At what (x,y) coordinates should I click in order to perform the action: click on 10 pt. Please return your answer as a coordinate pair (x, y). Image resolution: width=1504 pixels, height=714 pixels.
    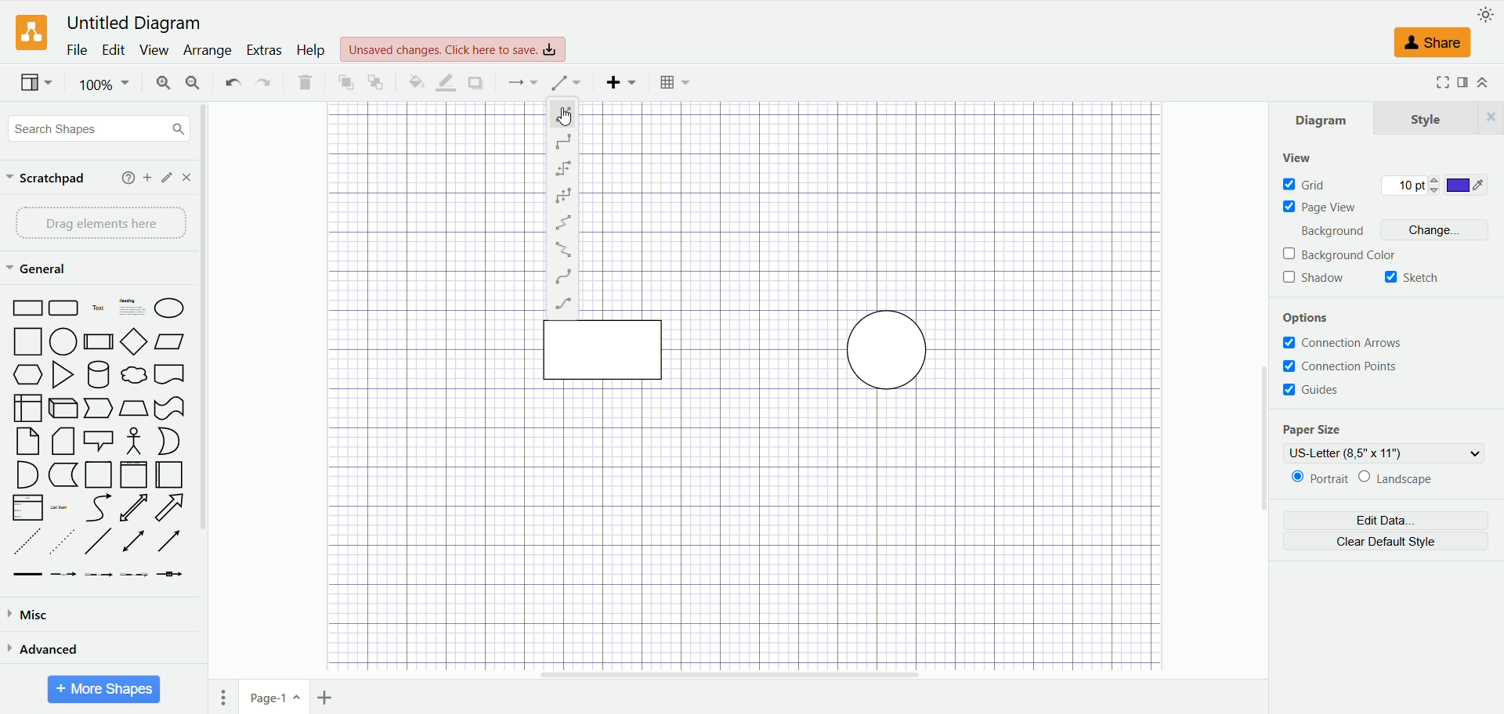
    Looking at the image, I should click on (1411, 183).